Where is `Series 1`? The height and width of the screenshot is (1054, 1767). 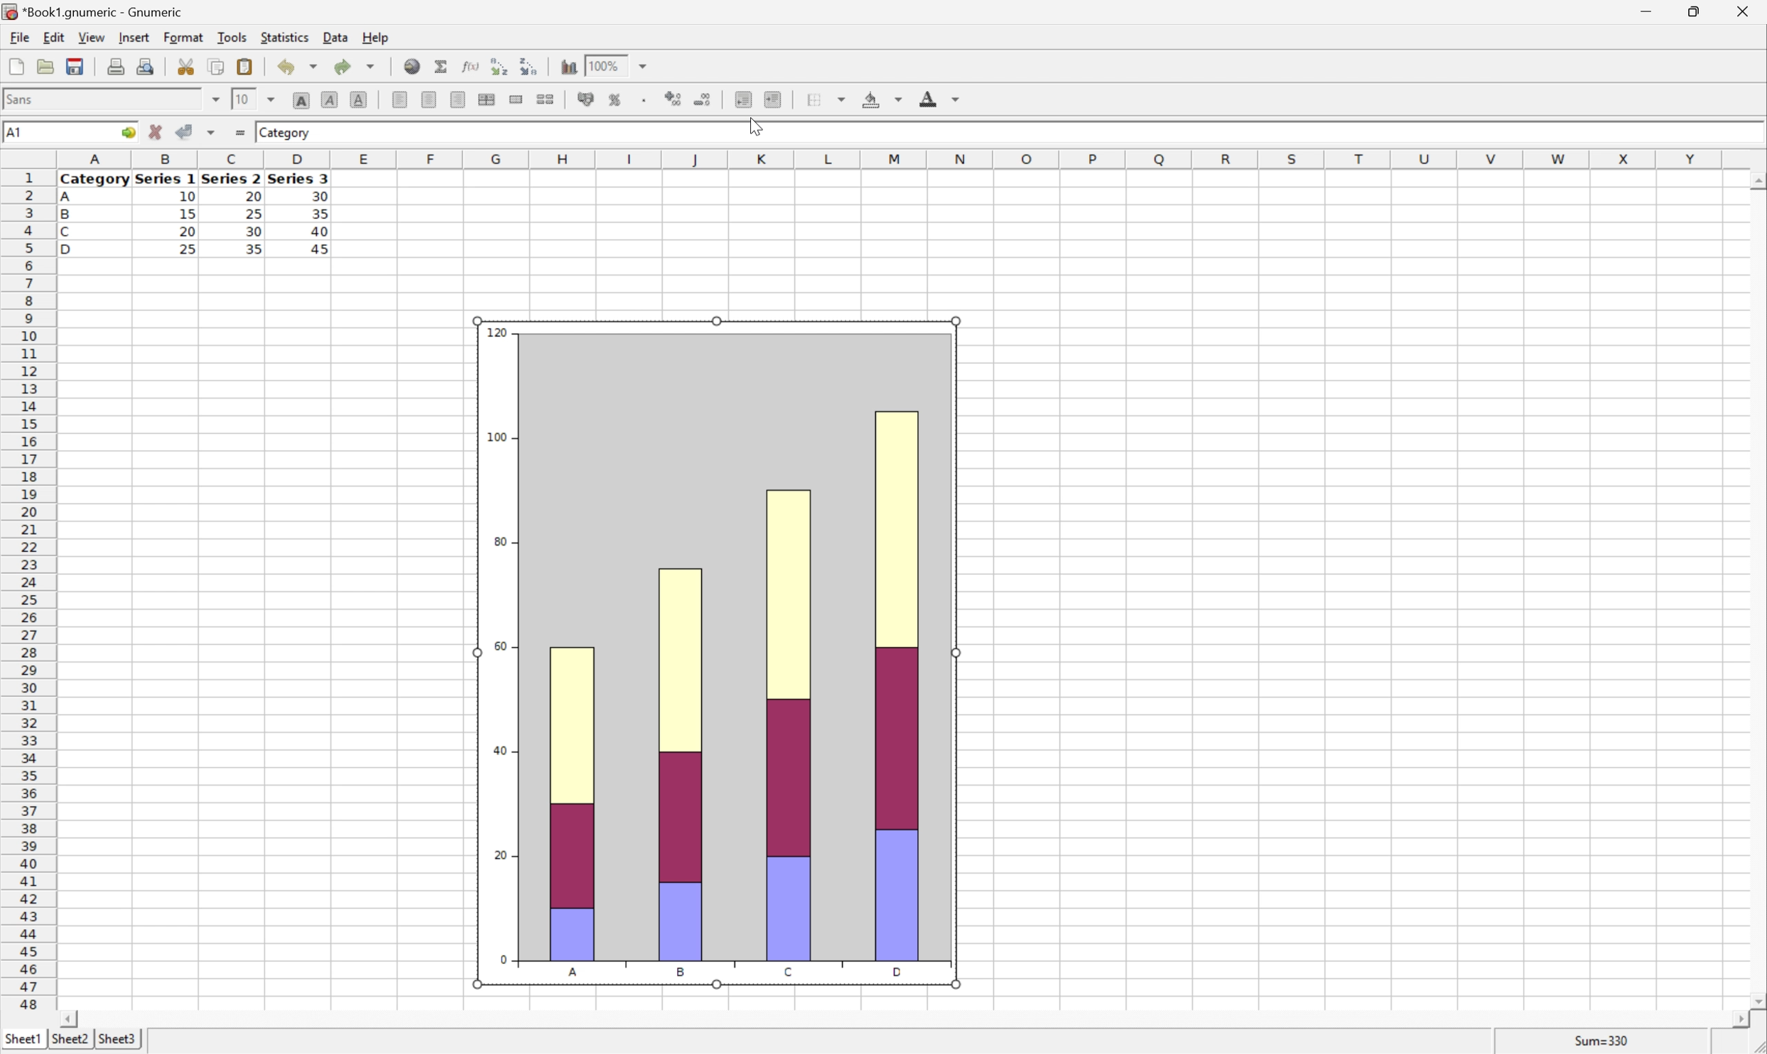 Series 1 is located at coordinates (166, 180).